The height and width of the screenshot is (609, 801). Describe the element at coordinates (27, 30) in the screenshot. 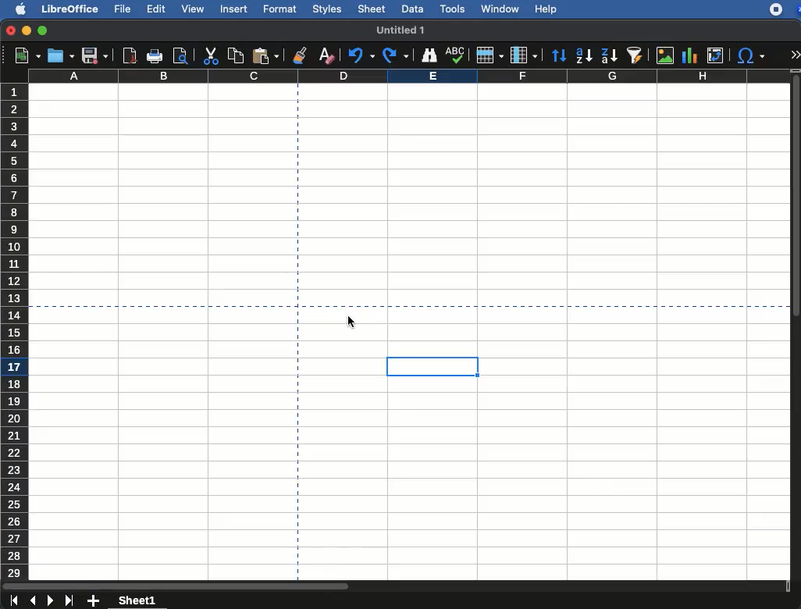

I see `minimize` at that location.